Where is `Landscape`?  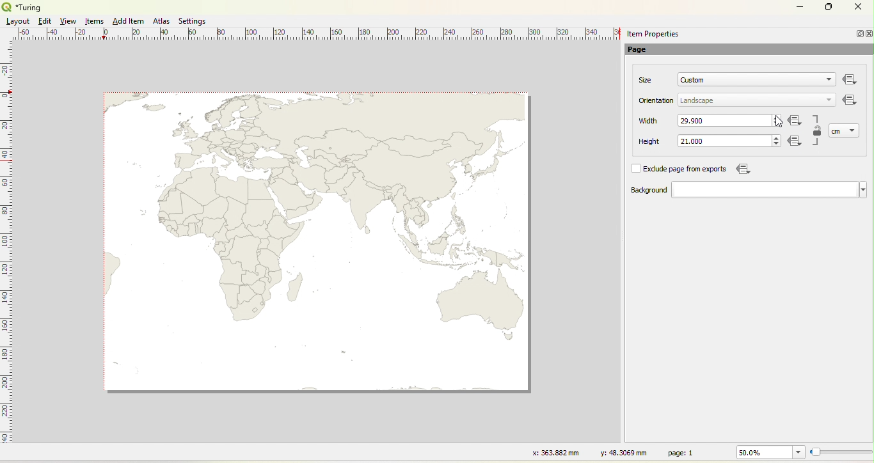 Landscape is located at coordinates (697, 101).